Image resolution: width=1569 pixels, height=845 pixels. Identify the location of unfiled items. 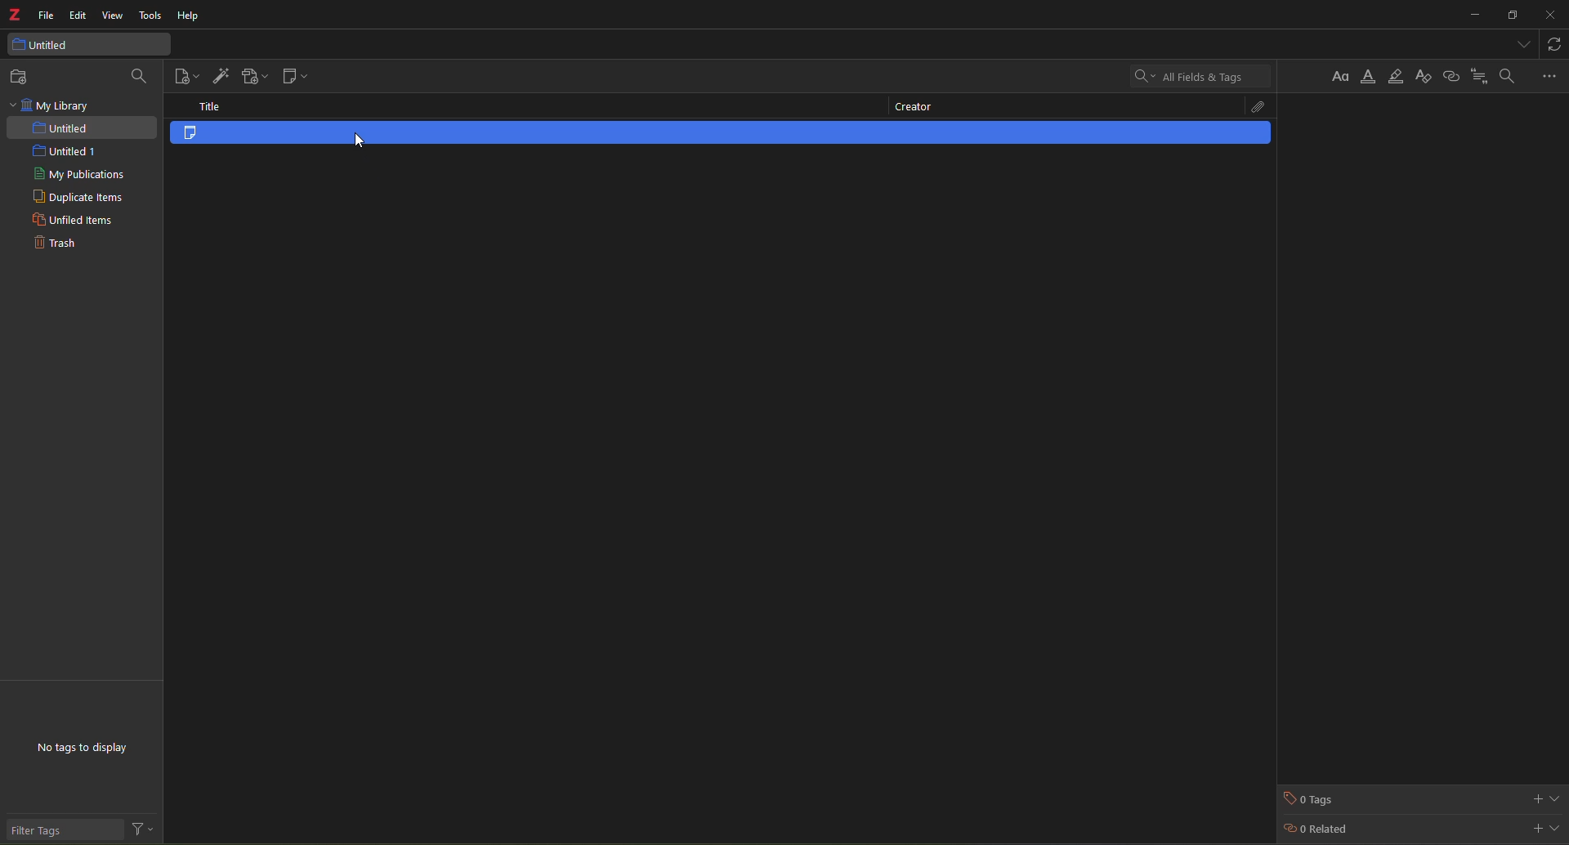
(70, 221).